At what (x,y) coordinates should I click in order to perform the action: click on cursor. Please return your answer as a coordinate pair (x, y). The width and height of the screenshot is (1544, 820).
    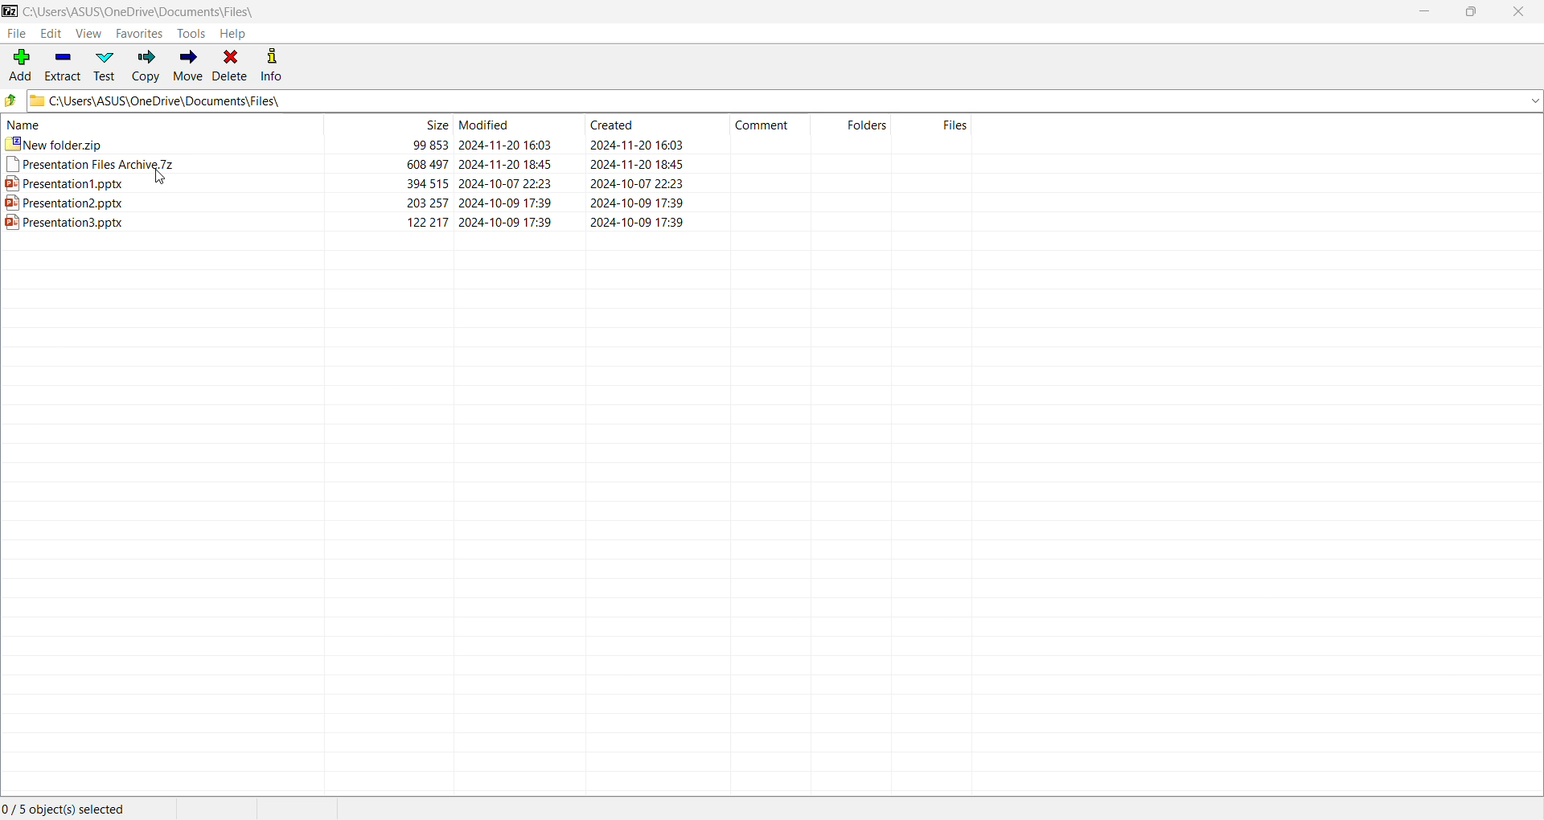
    Looking at the image, I should click on (160, 178).